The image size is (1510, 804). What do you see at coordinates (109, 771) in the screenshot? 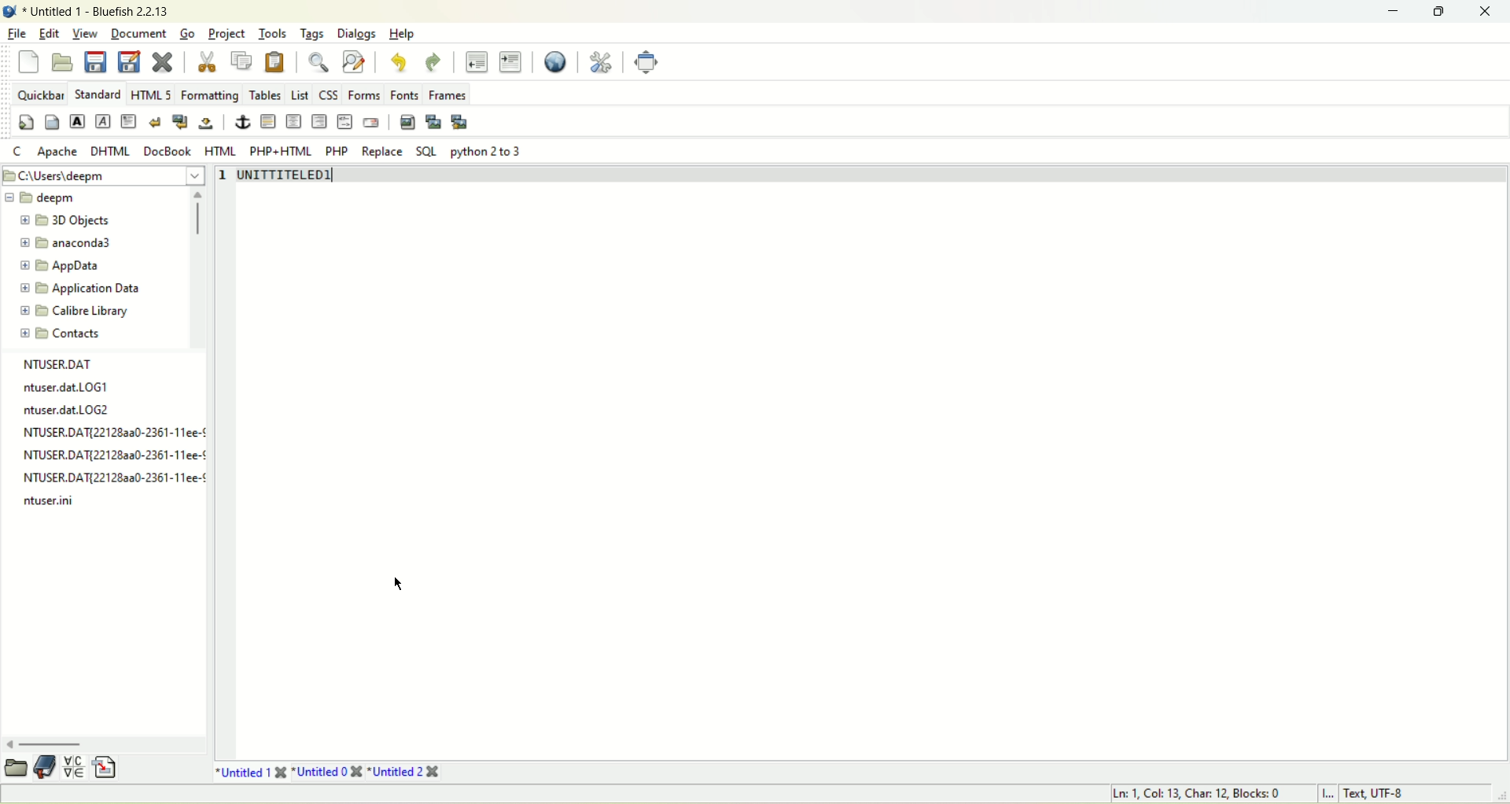
I see `insert file` at bounding box center [109, 771].